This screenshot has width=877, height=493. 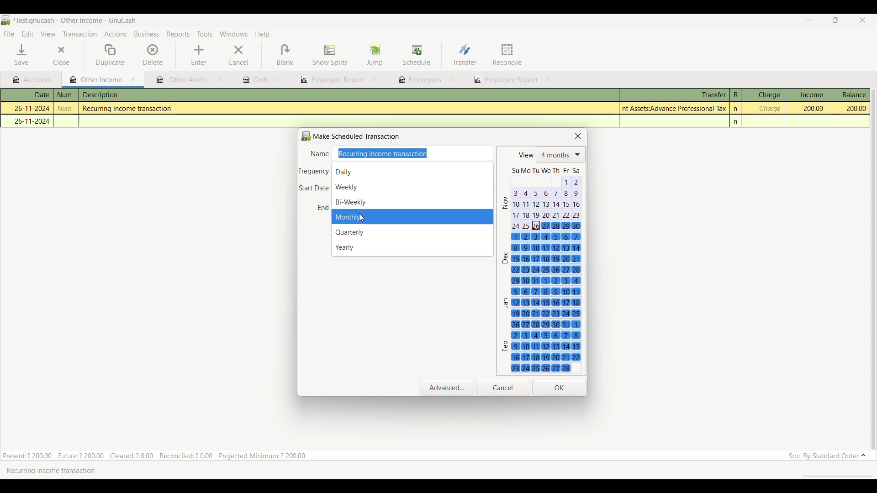 What do you see at coordinates (353, 136) in the screenshot?
I see `Make Scheduled Transaction` at bounding box center [353, 136].